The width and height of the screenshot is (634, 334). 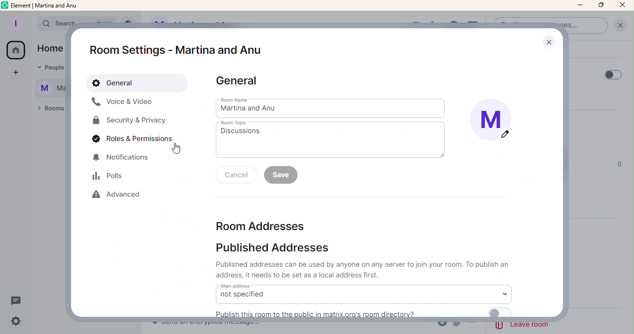 What do you see at coordinates (281, 177) in the screenshot?
I see `Save` at bounding box center [281, 177].